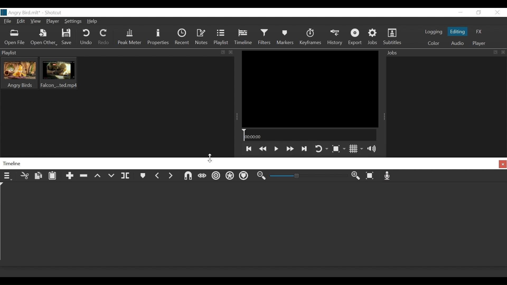  What do you see at coordinates (98, 178) in the screenshot?
I see `Lift` at bounding box center [98, 178].